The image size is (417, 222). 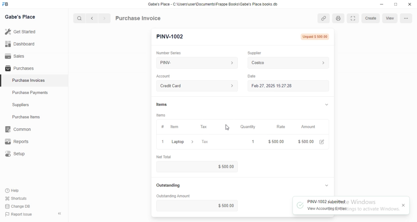 I want to click on PINV-, so click(x=197, y=63).